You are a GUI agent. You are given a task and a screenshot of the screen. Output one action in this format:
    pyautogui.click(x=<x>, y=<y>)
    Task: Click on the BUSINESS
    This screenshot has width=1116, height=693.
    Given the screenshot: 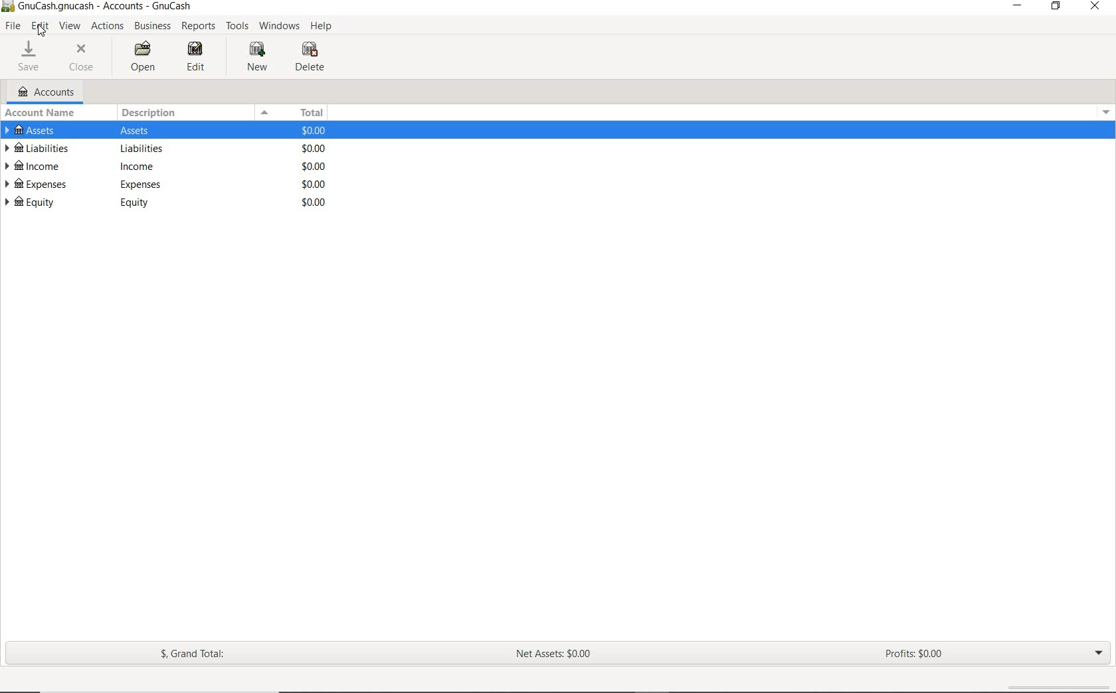 What is the action you would take?
    pyautogui.click(x=153, y=27)
    